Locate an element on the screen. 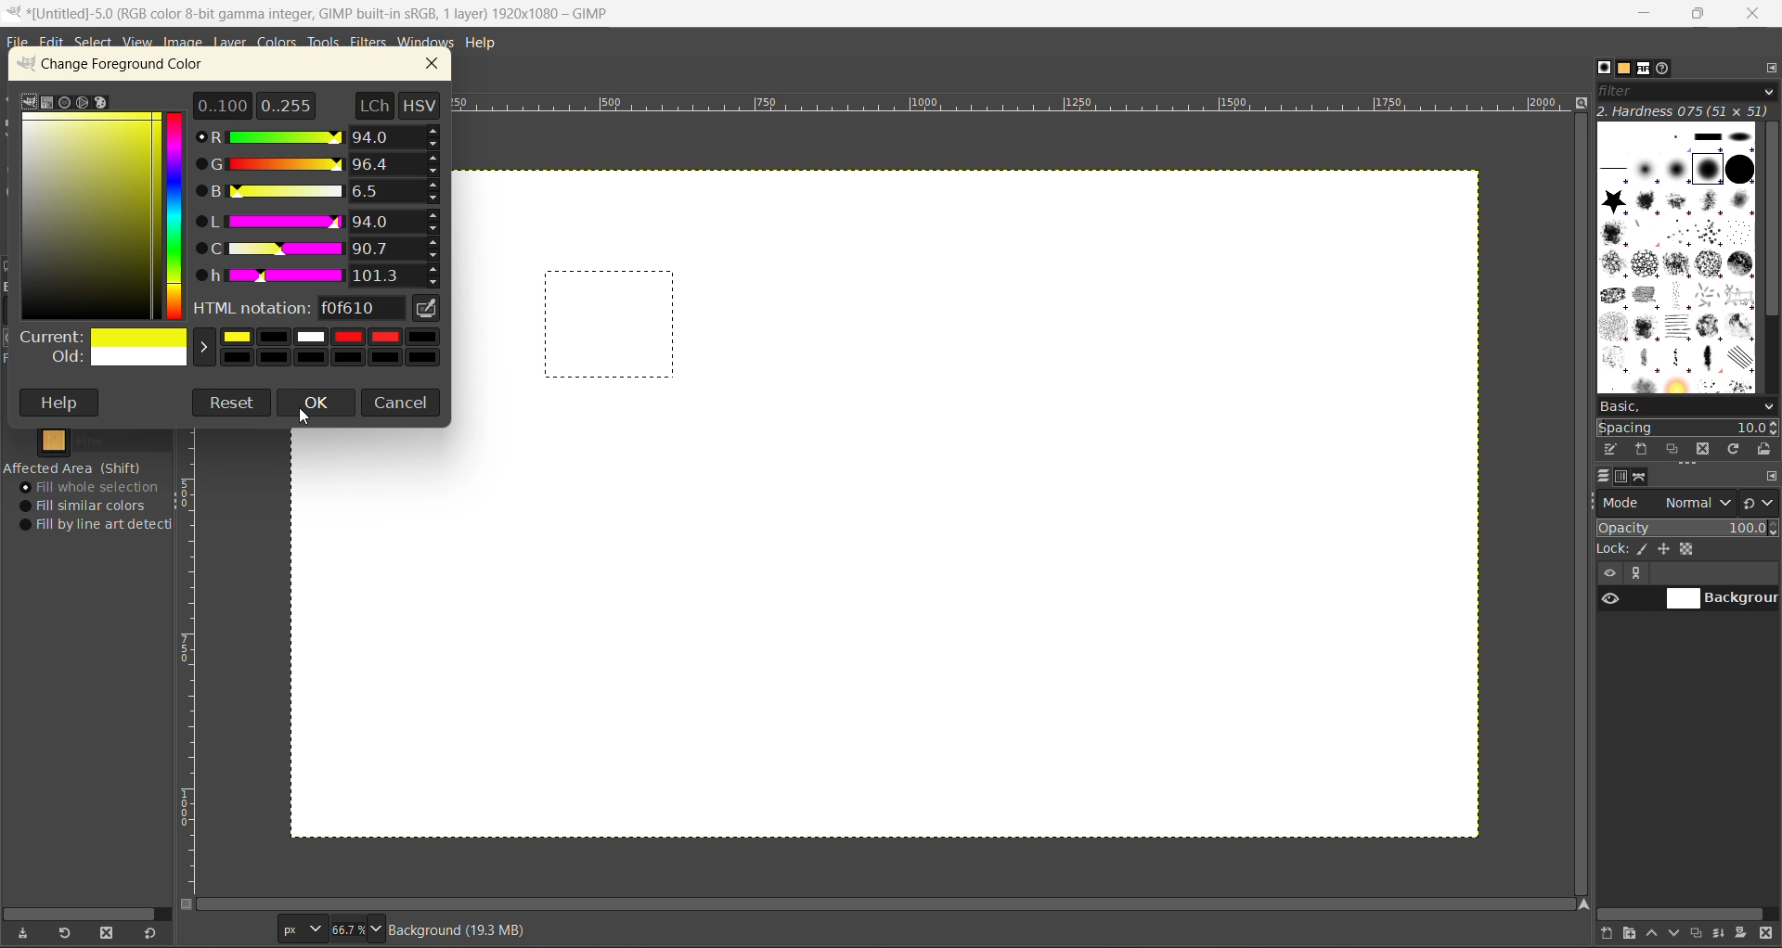  watercolor is located at coordinates (65, 102).